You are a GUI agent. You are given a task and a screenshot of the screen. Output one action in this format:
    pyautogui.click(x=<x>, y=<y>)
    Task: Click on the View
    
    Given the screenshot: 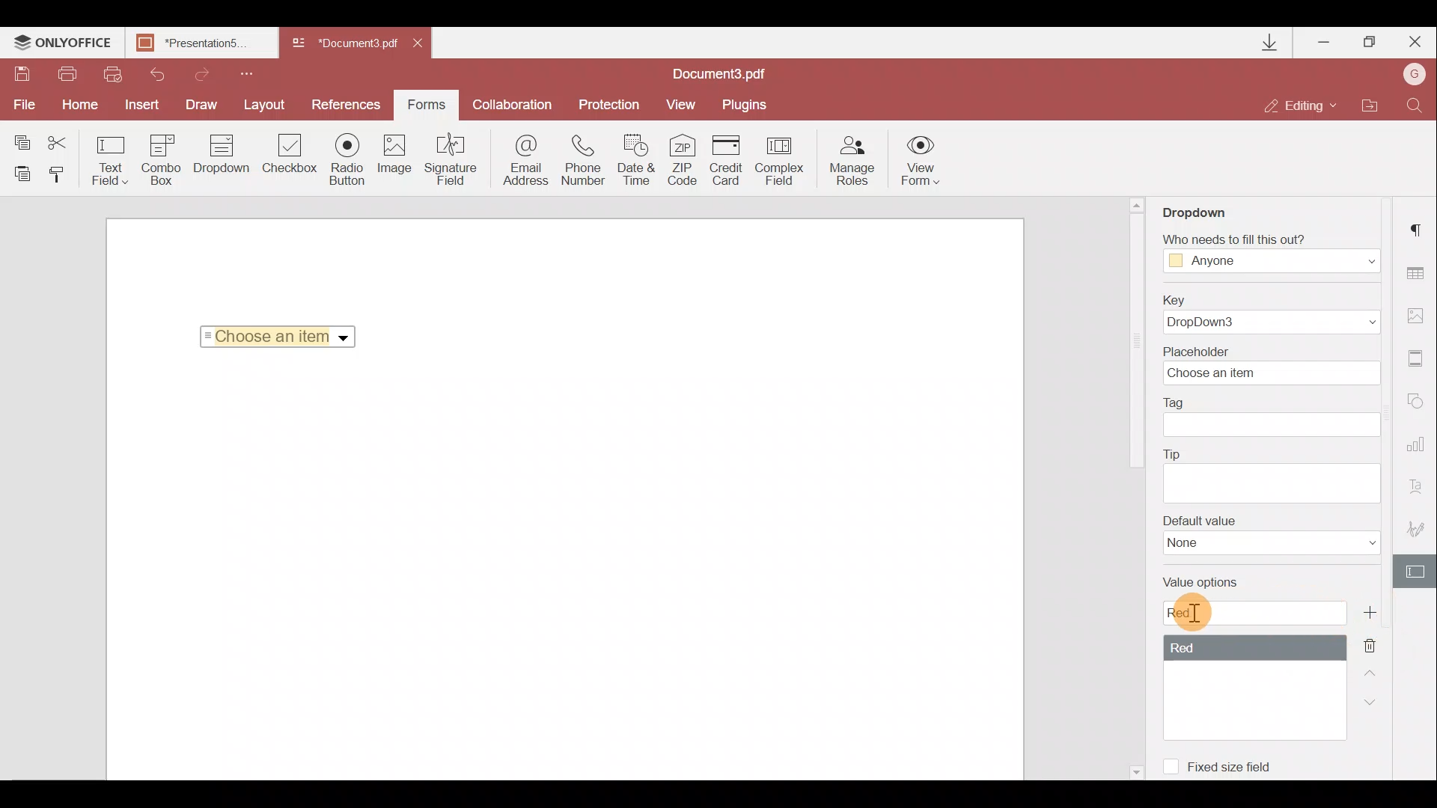 What is the action you would take?
    pyautogui.click(x=686, y=105)
    